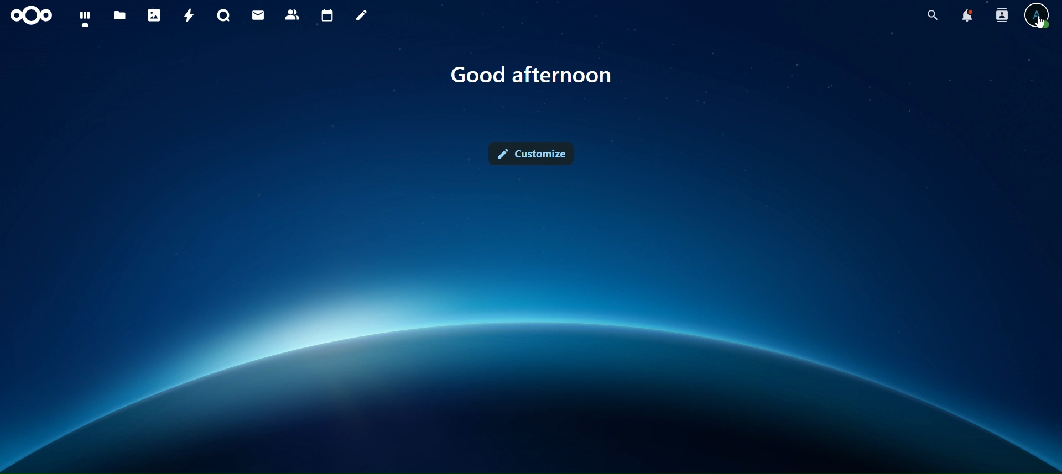 This screenshot has width=1062, height=474. I want to click on files, so click(119, 17).